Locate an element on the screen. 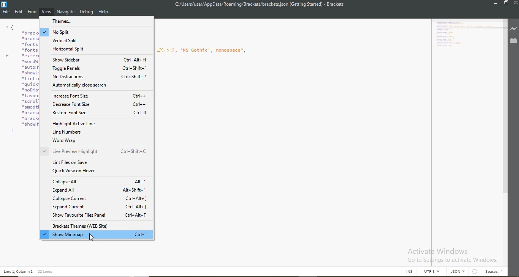 This screenshot has height=277, width=519. no split is located at coordinates (97, 31).